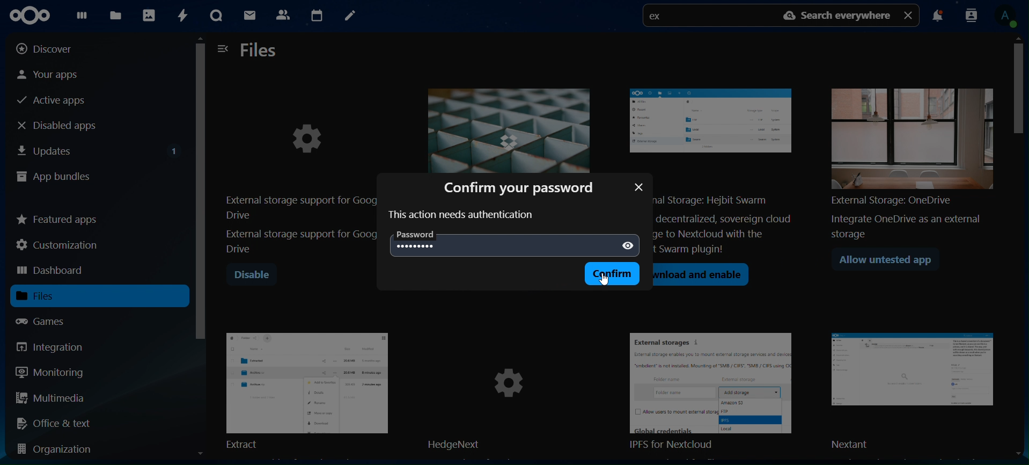  Describe the element at coordinates (283, 14) in the screenshot. I see `contacts` at that location.